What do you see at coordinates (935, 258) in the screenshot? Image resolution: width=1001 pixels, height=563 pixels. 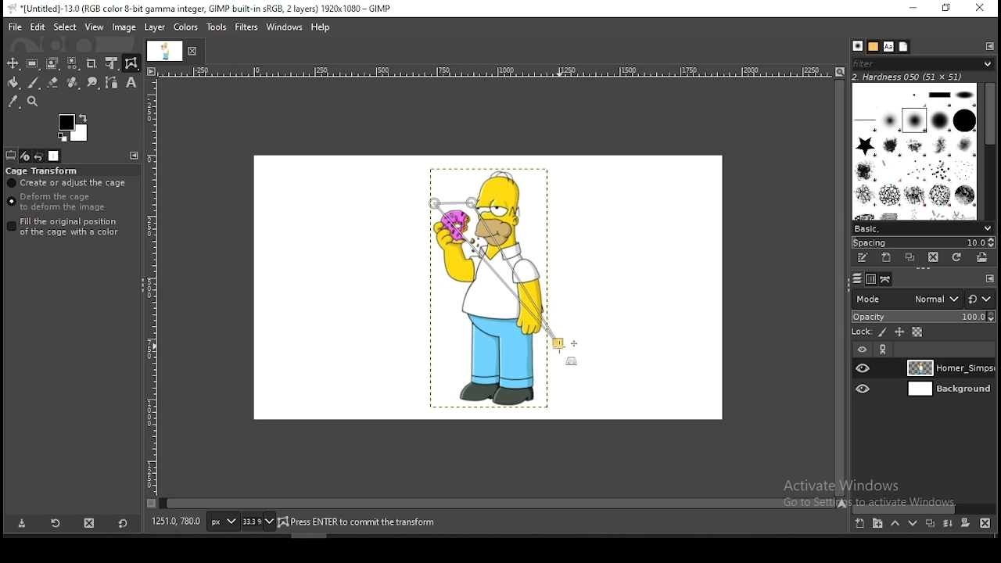 I see `delete brush` at bounding box center [935, 258].